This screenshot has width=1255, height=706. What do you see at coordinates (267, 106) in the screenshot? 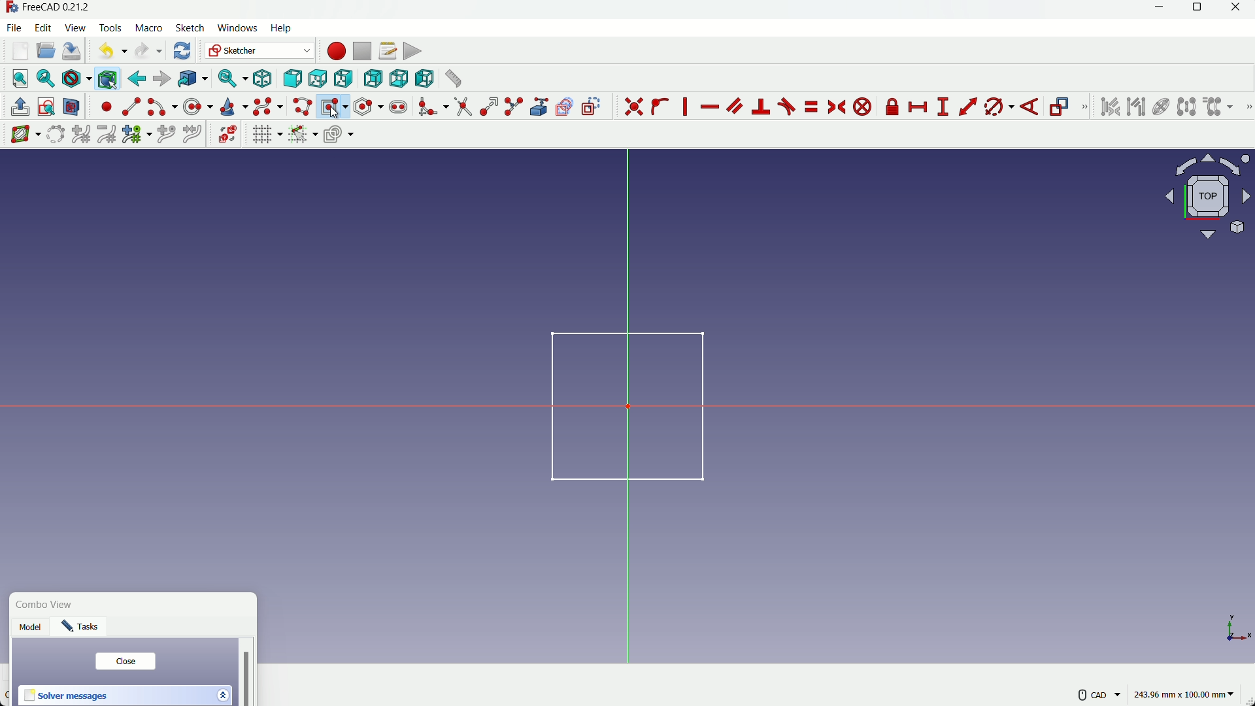
I see `create spiline` at bounding box center [267, 106].